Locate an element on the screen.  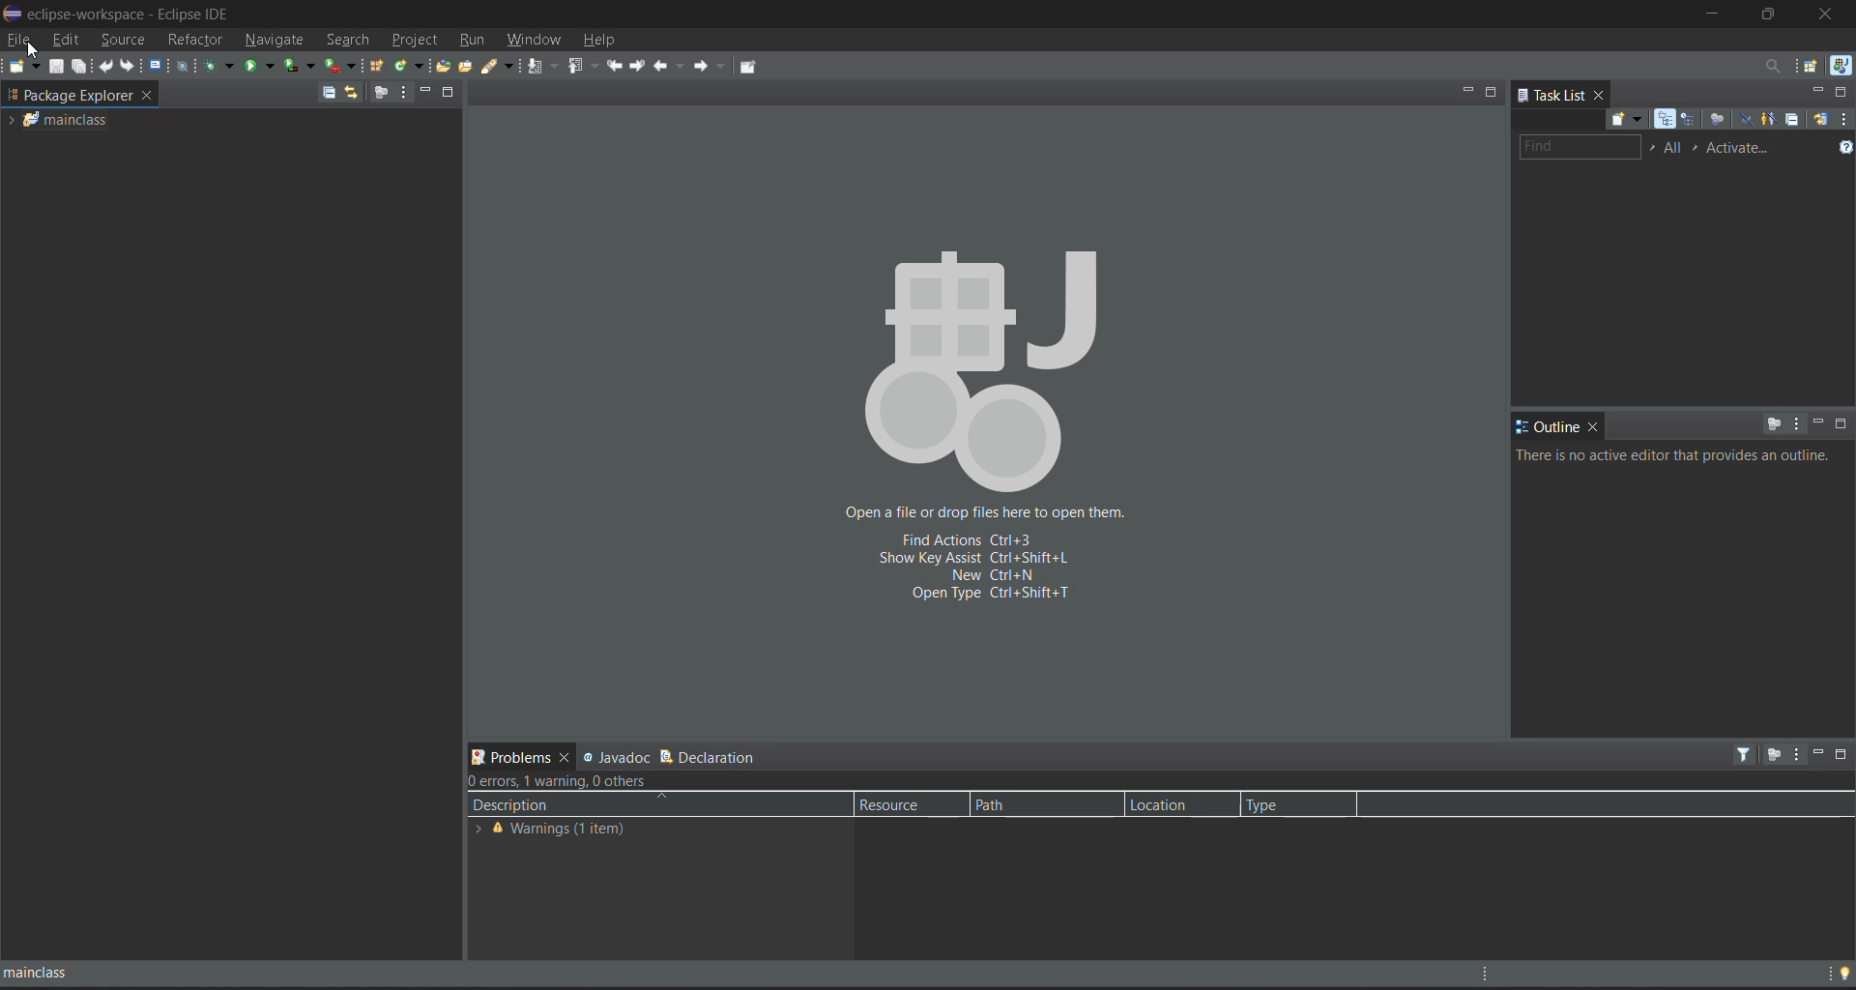
run is located at coordinates (260, 66).